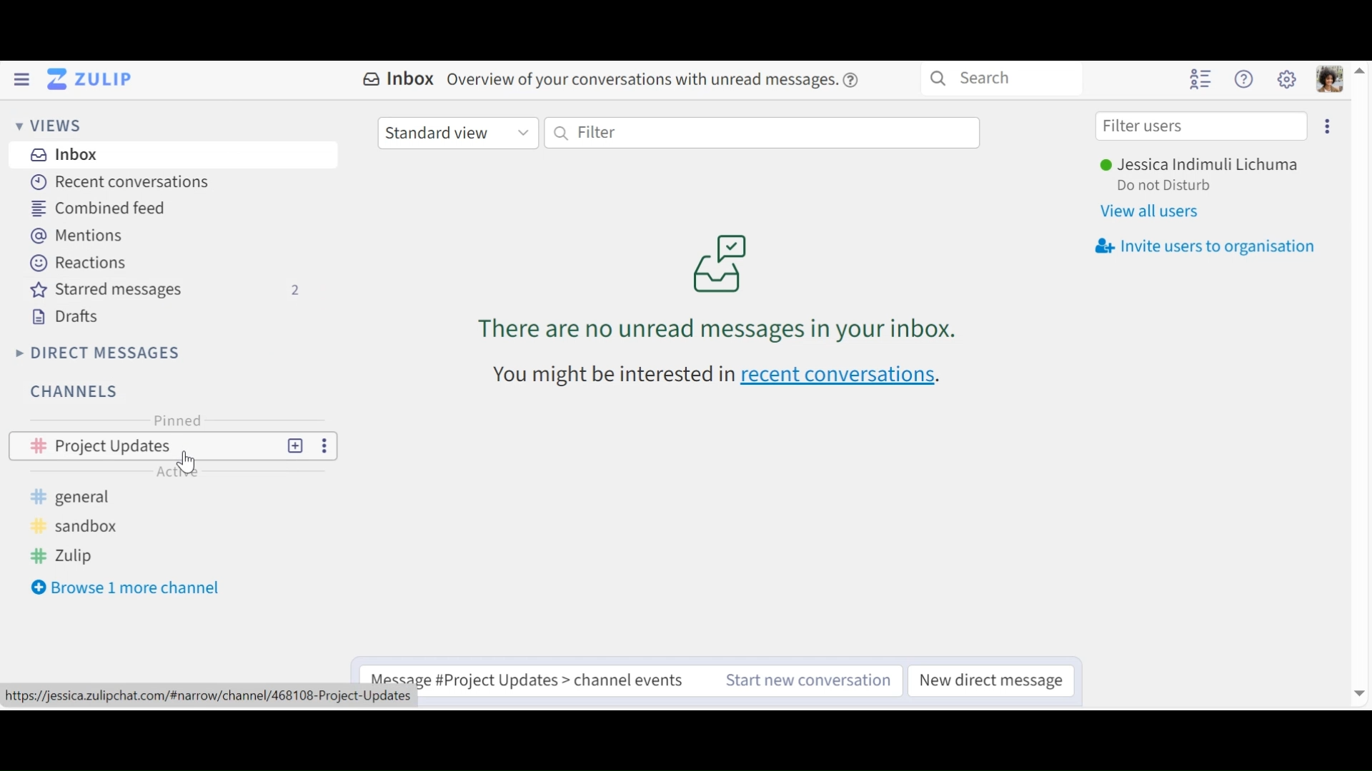 Image resolution: width=1372 pixels, height=771 pixels. I want to click on Go to Home View (Inbox), so click(91, 79).